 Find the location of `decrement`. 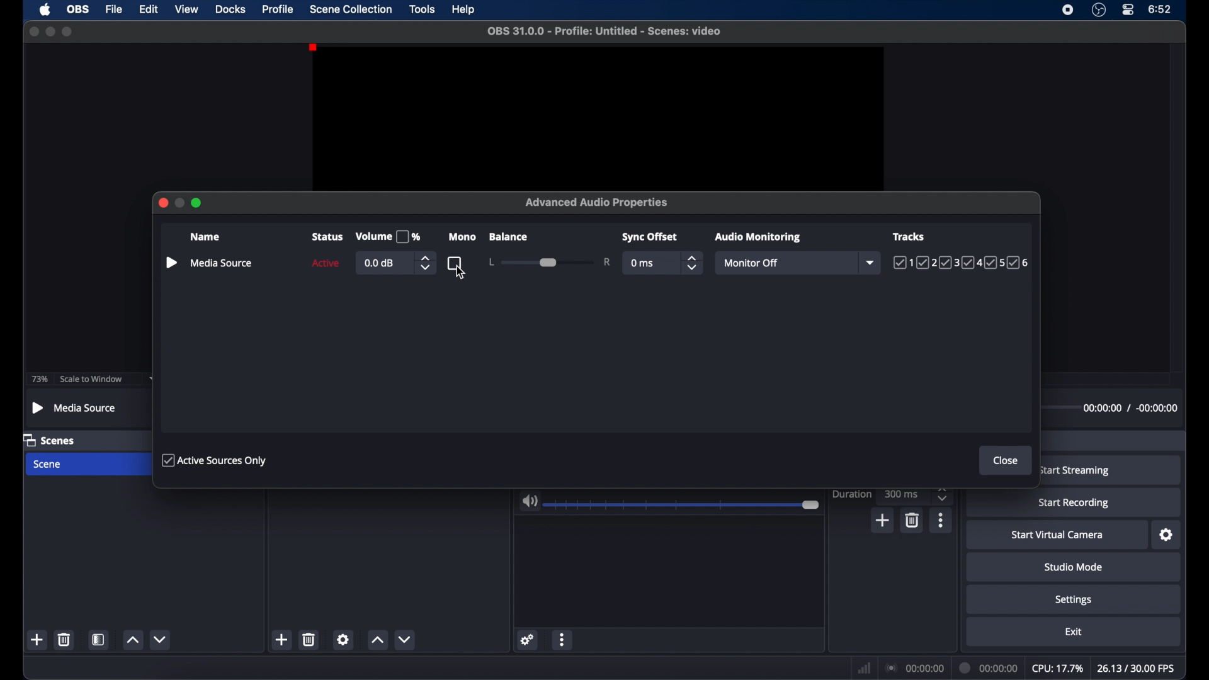

decrement is located at coordinates (160, 638).